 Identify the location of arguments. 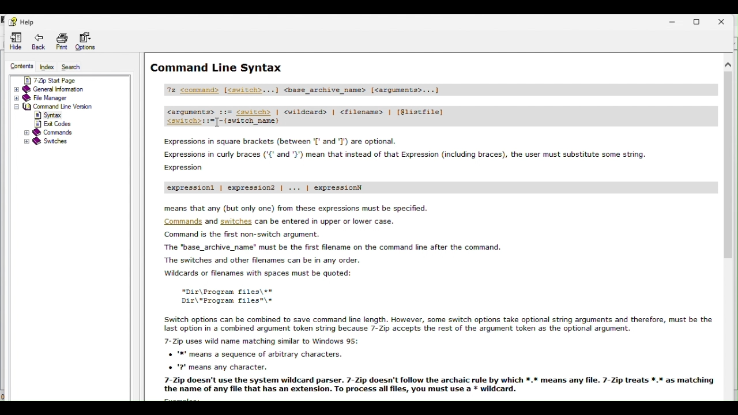
(198, 113).